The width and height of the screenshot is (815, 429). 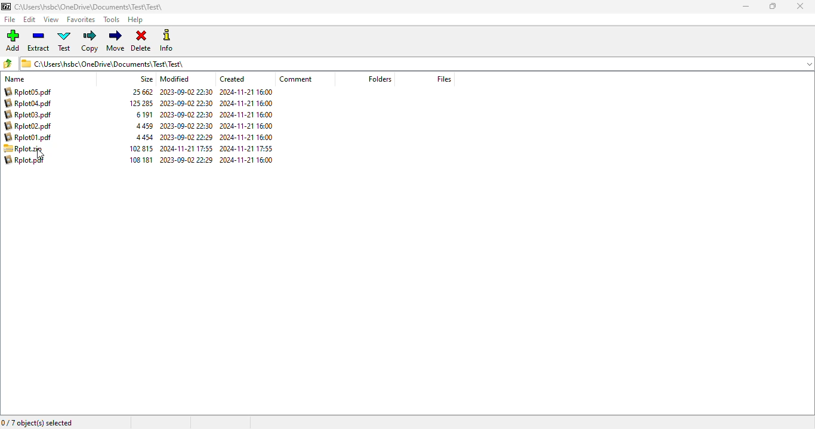 I want to click on 4 454, so click(x=144, y=138).